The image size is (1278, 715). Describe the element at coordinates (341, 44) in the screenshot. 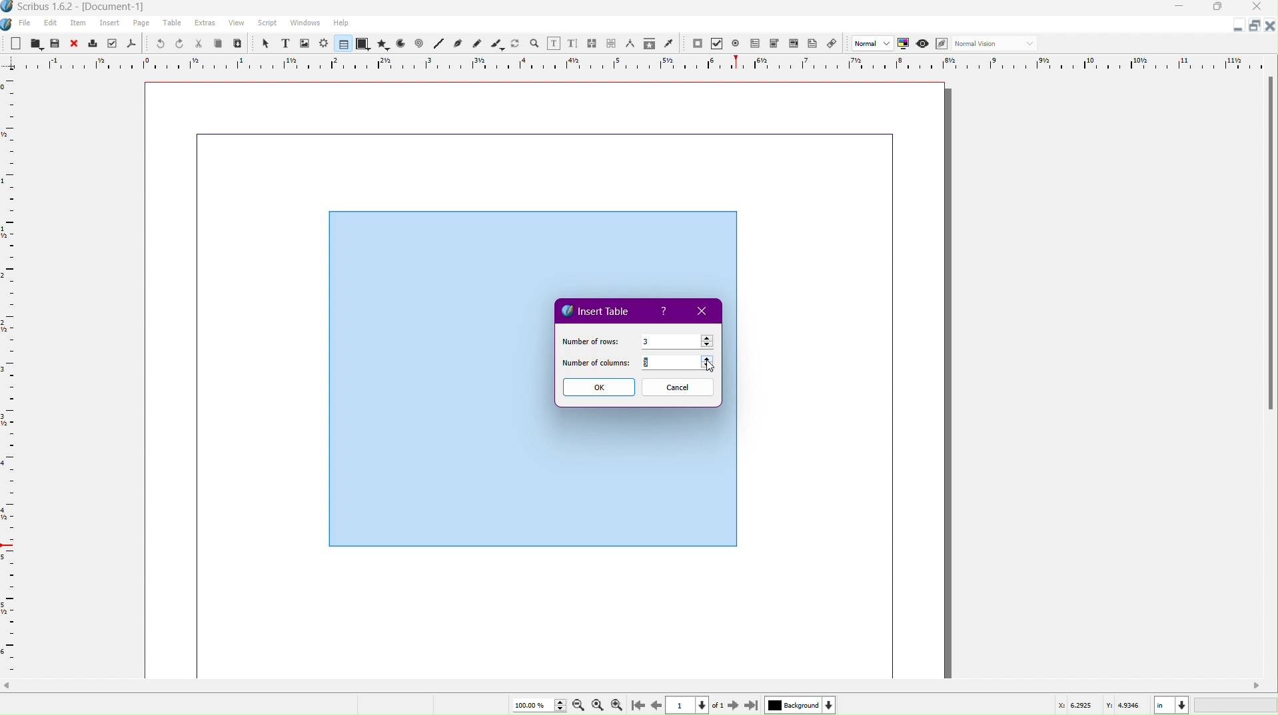

I see `Table` at that location.